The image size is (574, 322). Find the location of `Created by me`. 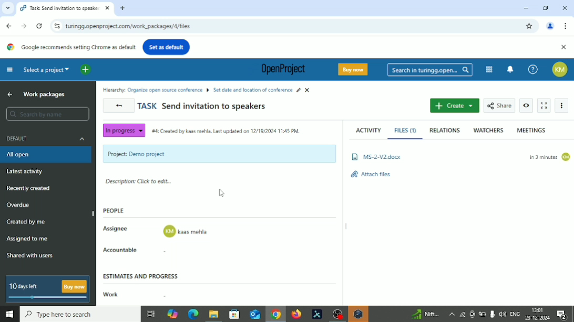

Created by me is located at coordinates (27, 223).